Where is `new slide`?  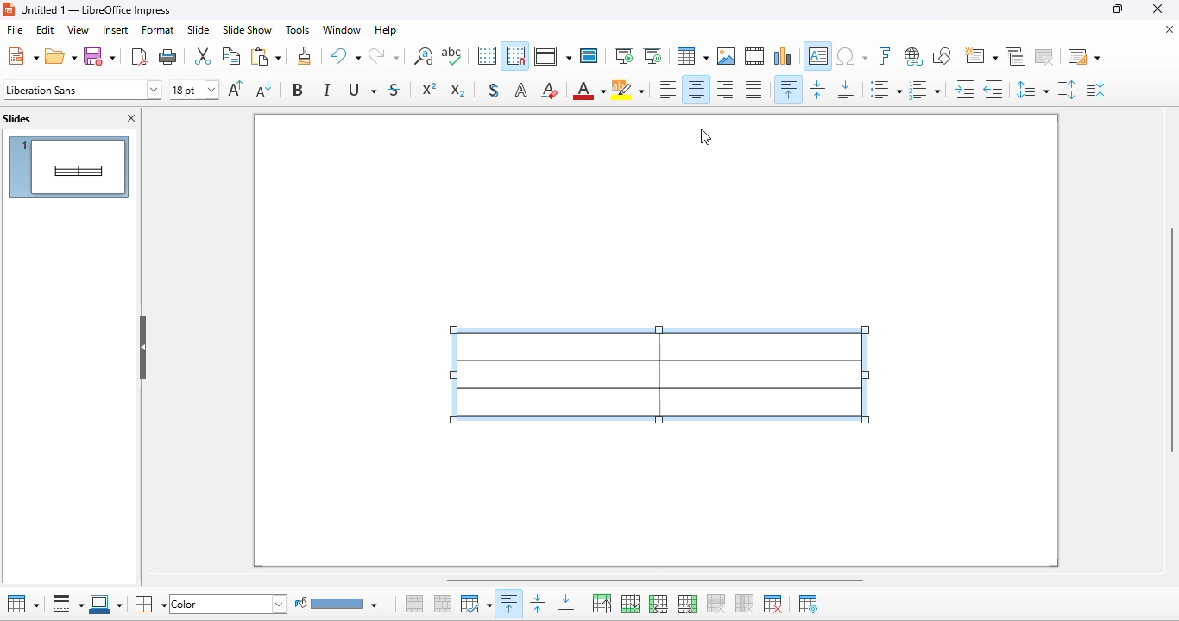
new slide is located at coordinates (980, 55).